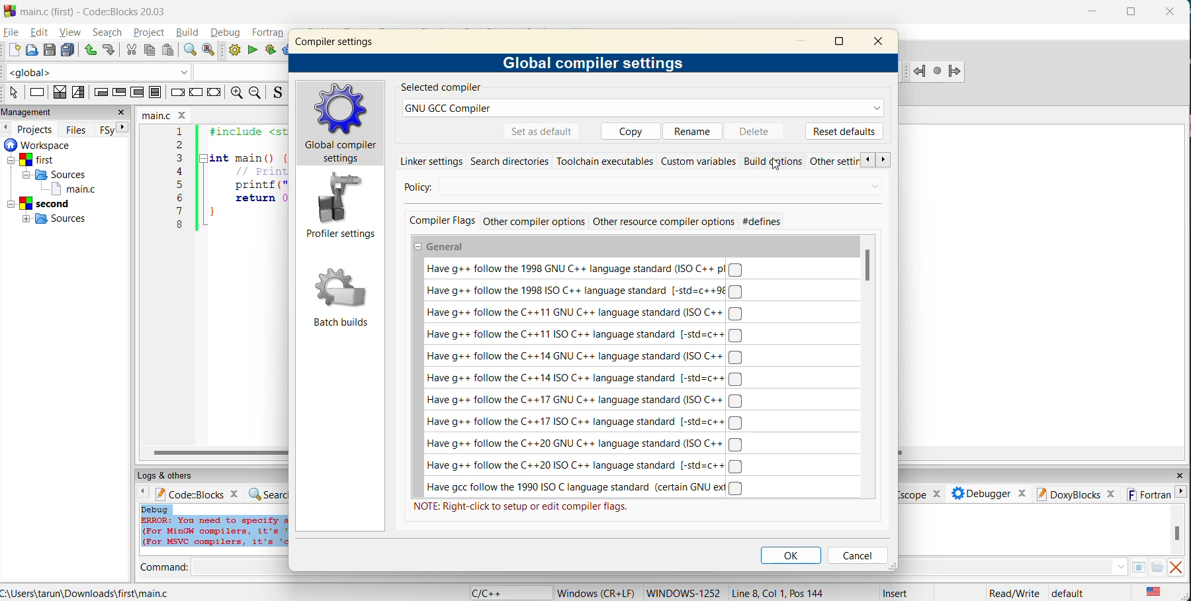  Describe the element at coordinates (109, 51) in the screenshot. I see `redo` at that location.